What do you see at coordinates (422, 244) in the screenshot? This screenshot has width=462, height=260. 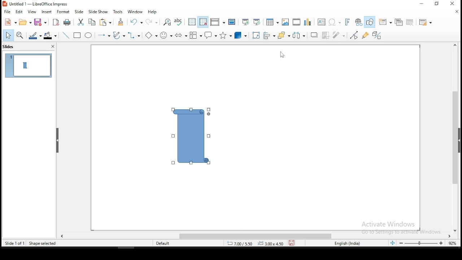 I see `zoom slider` at bounding box center [422, 244].